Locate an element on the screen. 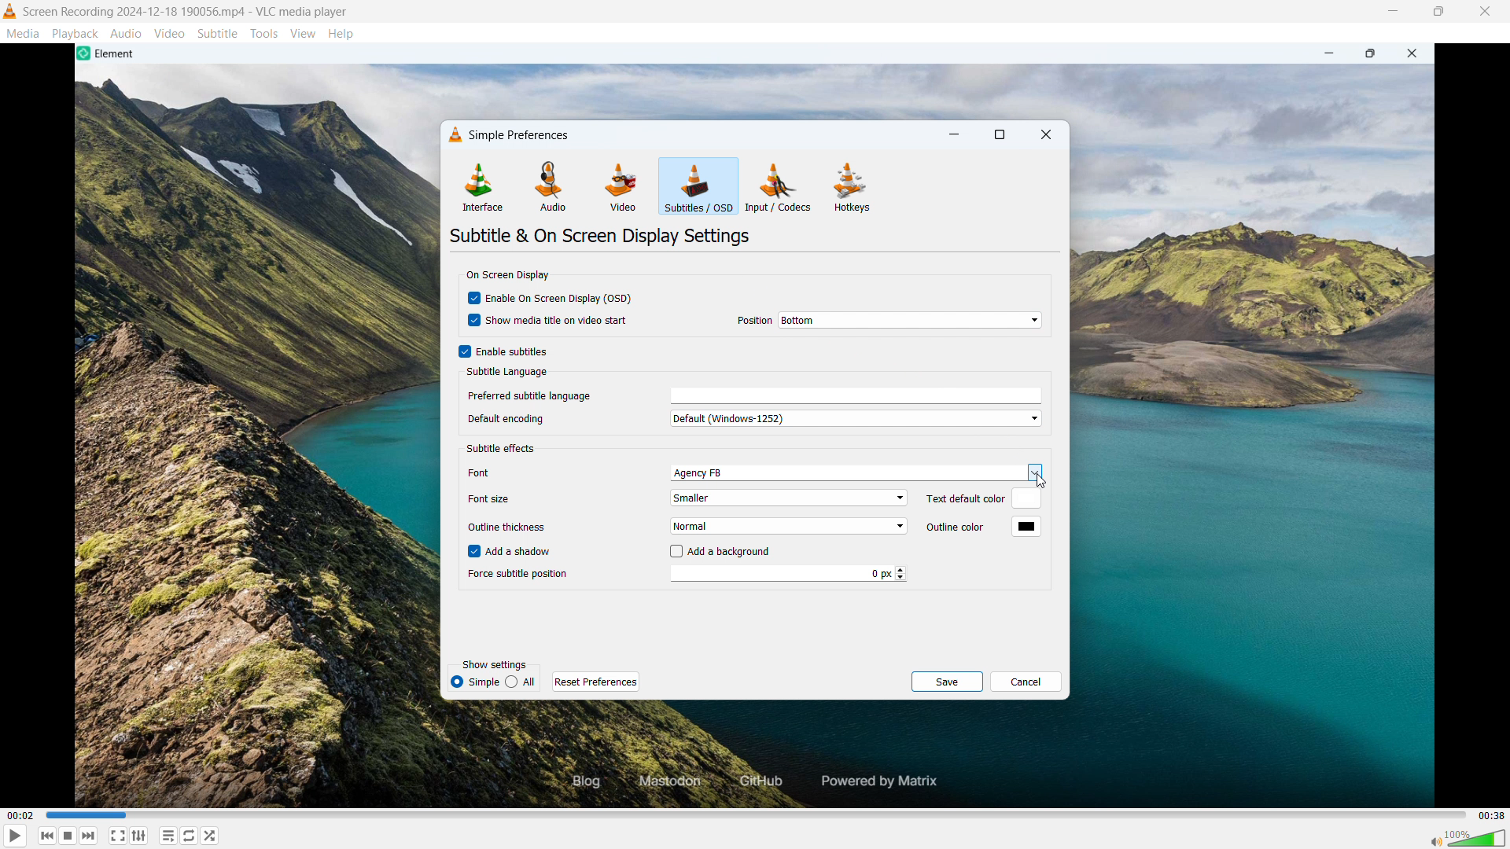  toggle playlist is located at coordinates (168, 835).